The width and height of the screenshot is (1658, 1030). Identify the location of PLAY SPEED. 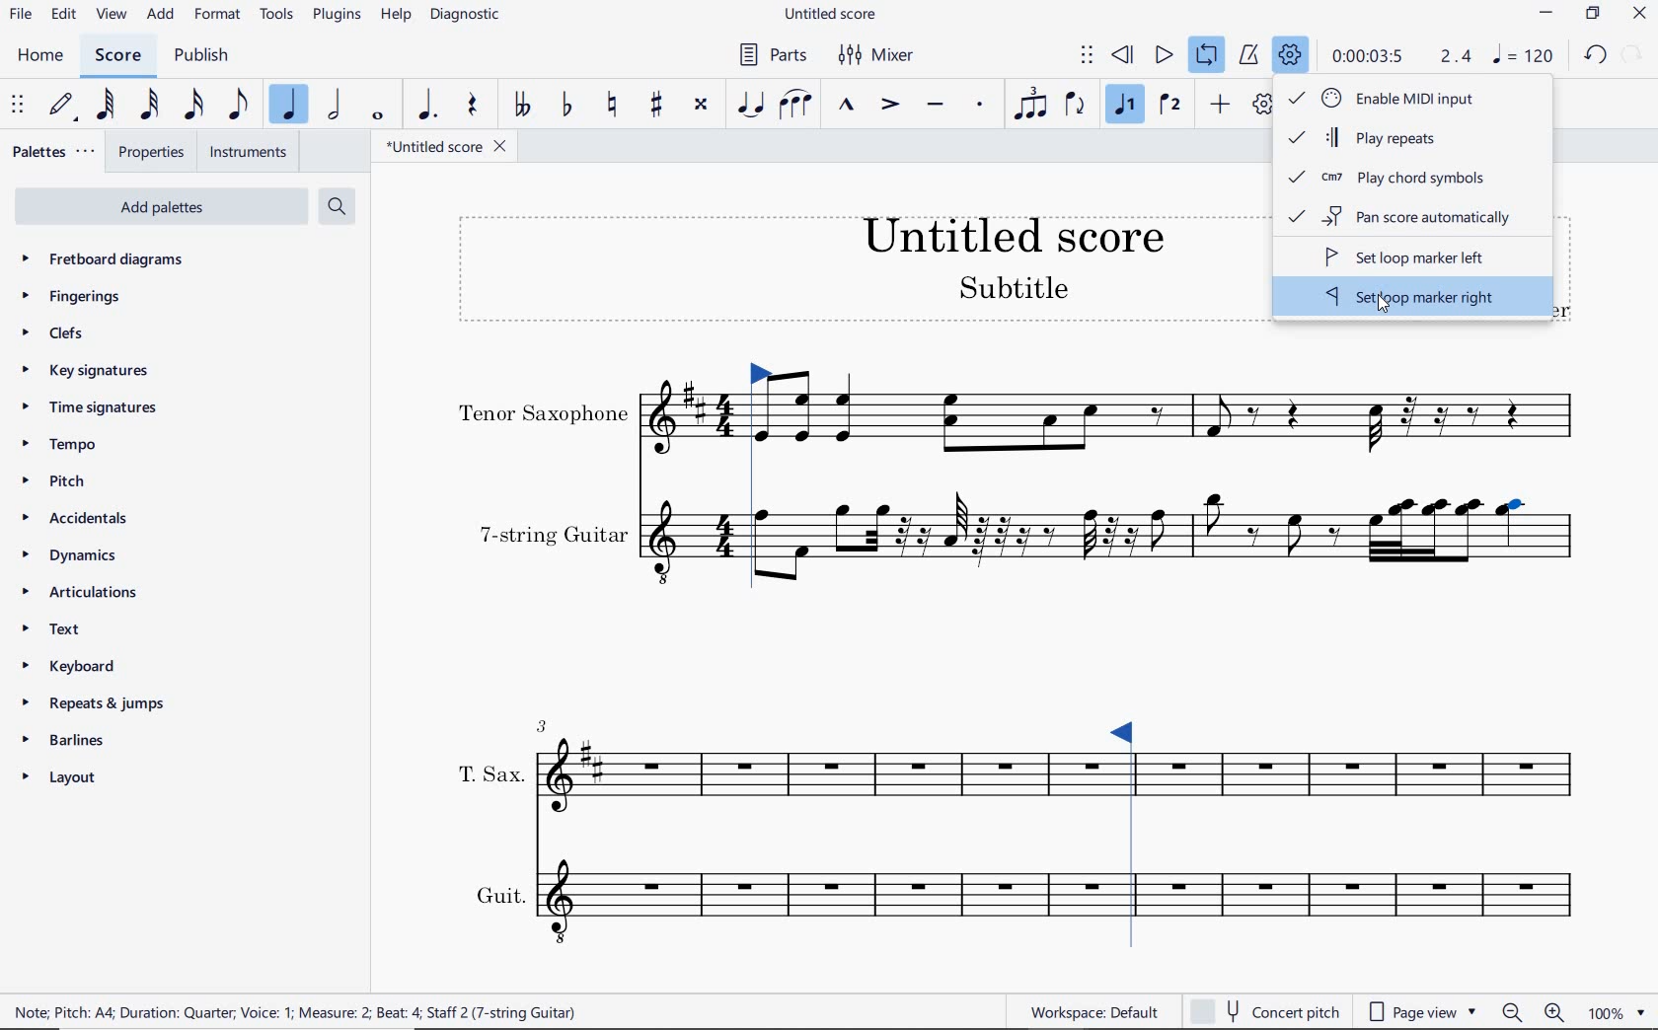
(1404, 55).